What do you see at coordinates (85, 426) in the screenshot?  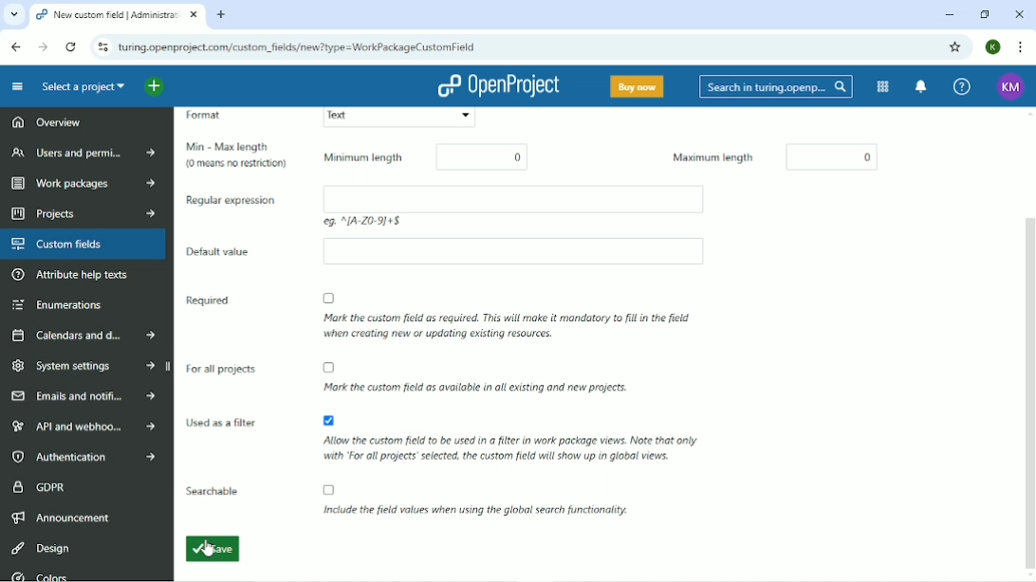 I see `API and webhooks` at bounding box center [85, 426].